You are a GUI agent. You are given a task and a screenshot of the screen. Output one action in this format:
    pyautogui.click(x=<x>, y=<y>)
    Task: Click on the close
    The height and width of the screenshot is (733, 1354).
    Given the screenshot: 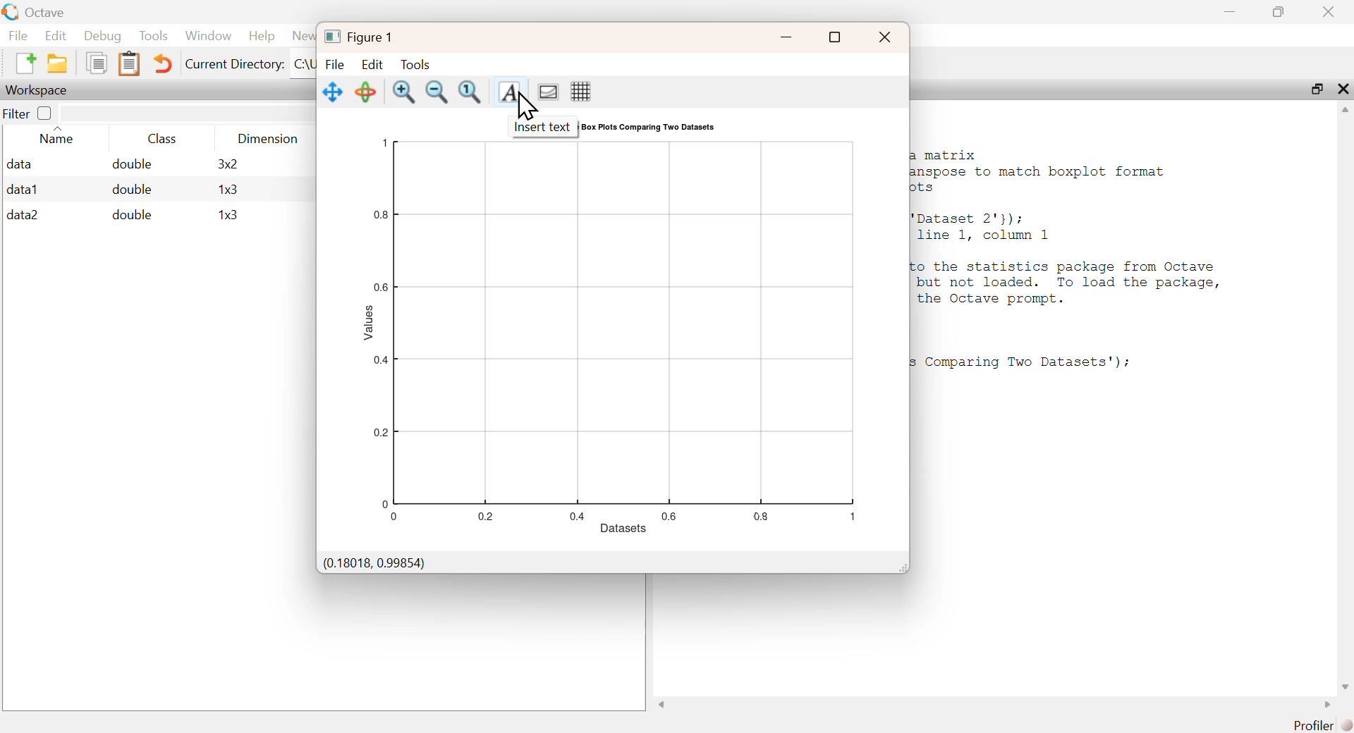 What is the action you would take?
    pyautogui.click(x=886, y=36)
    